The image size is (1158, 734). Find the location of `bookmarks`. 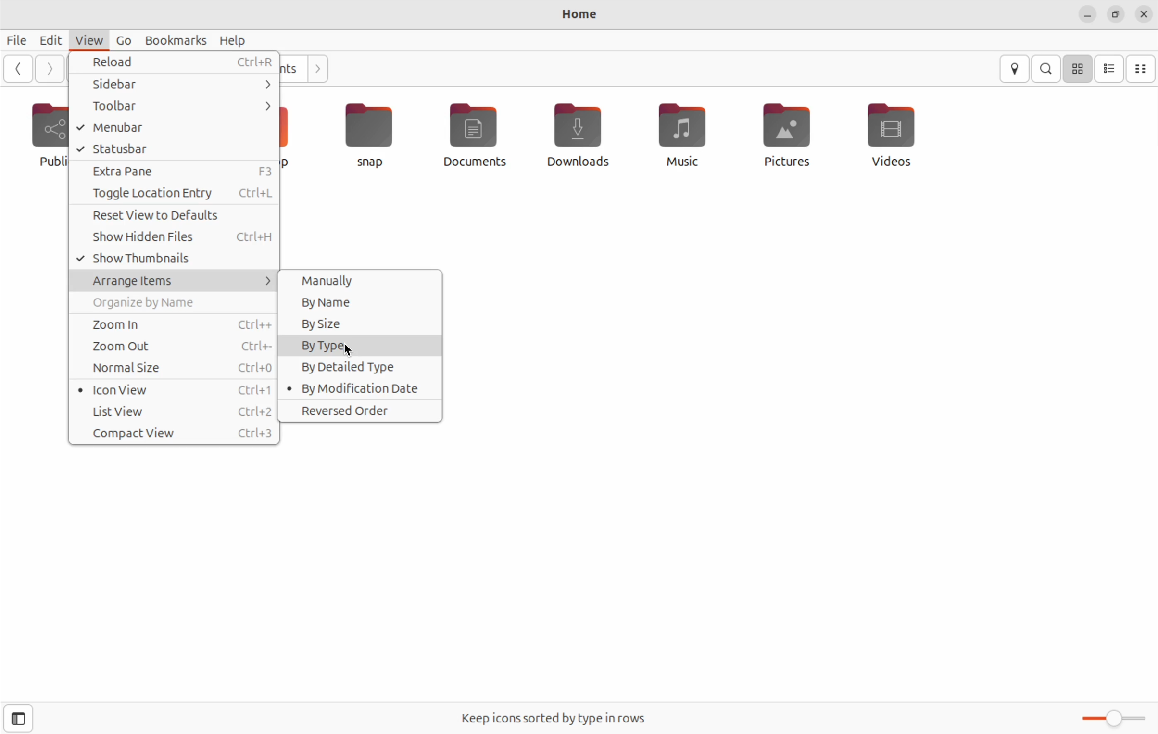

bookmarks is located at coordinates (174, 39).